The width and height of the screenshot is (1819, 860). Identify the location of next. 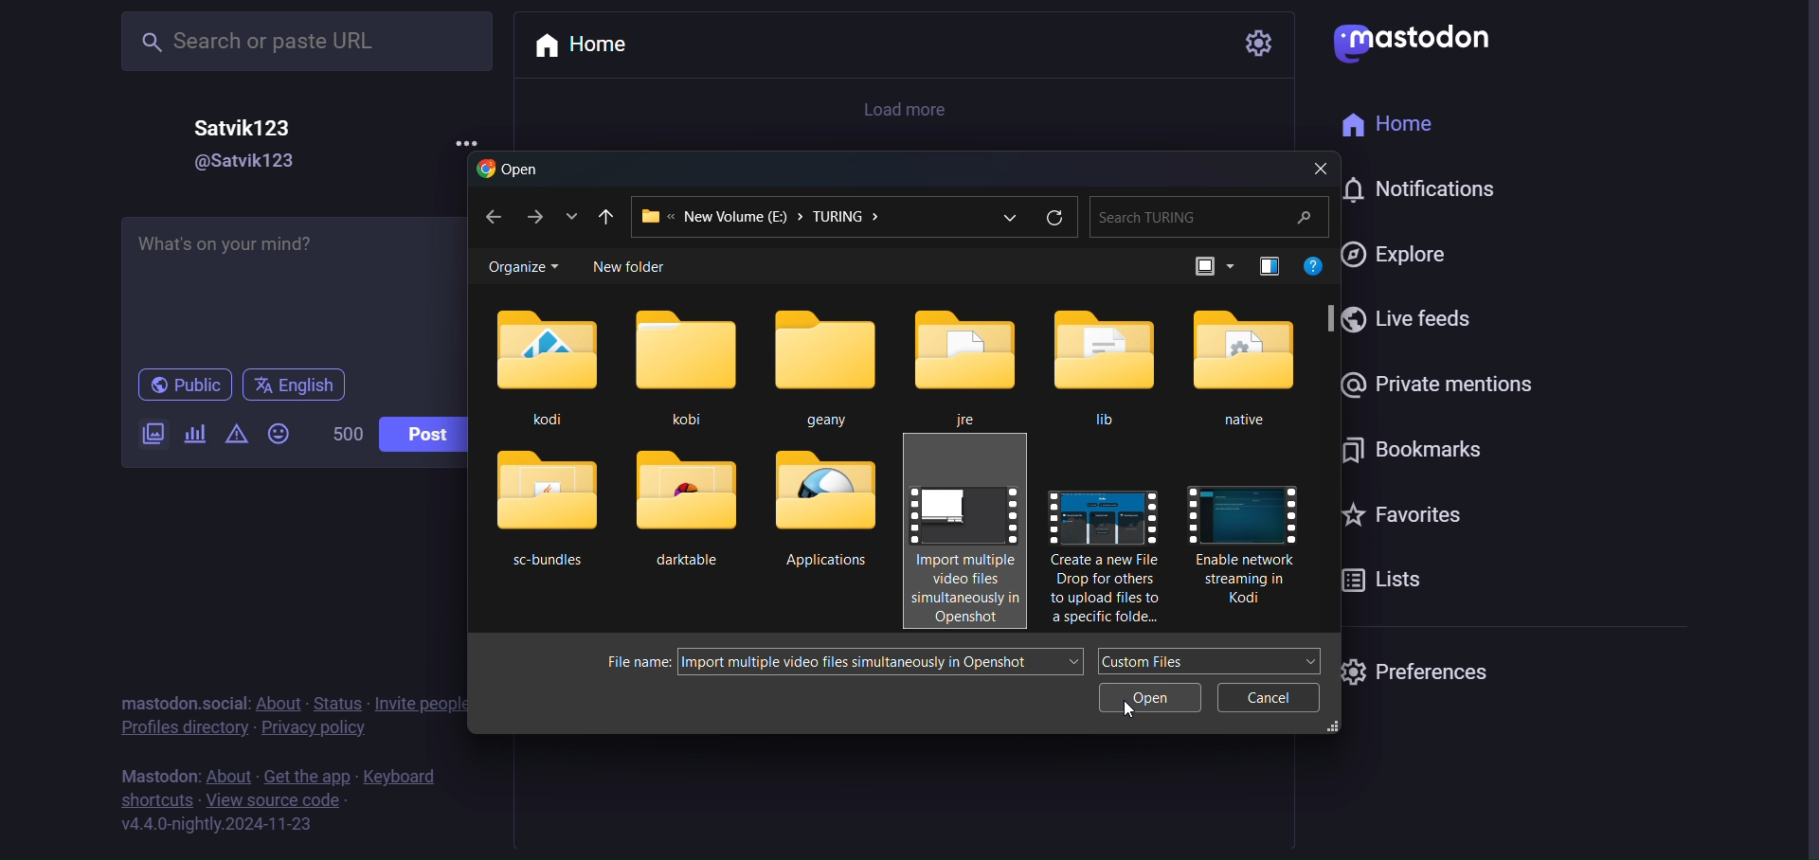
(531, 216).